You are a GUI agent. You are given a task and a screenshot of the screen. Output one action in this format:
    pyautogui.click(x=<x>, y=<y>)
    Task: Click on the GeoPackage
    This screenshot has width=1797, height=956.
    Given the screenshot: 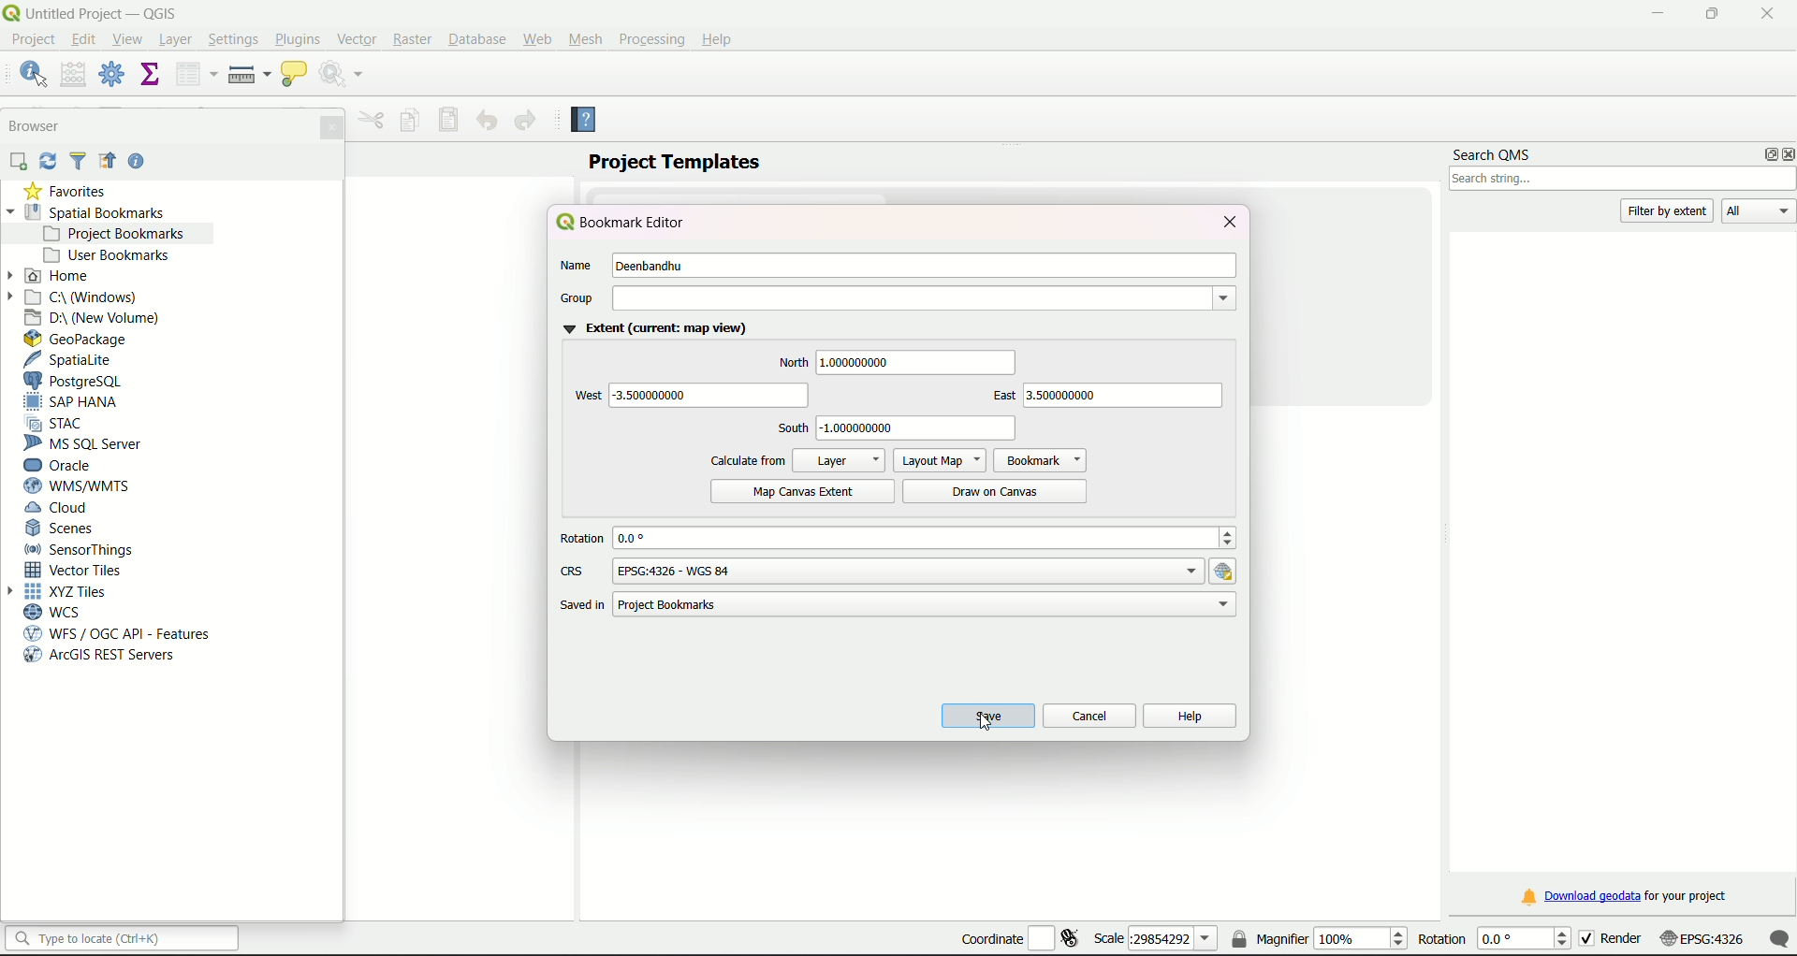 What is the action you would take?
    pyautogui.click(x=78, y=340)
    